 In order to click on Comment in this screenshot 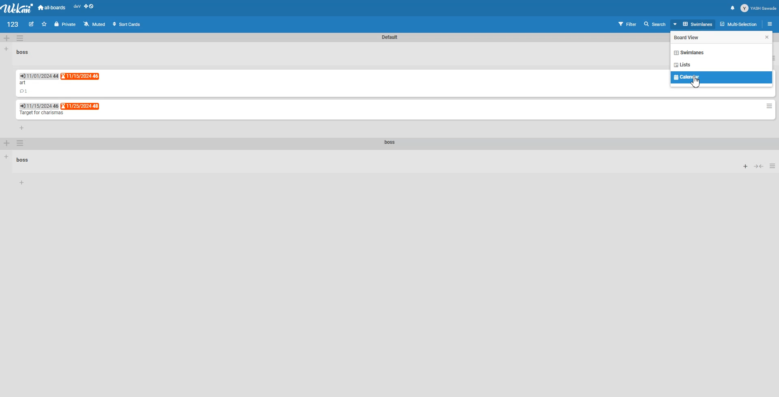, I will do `click(24, 92)`.